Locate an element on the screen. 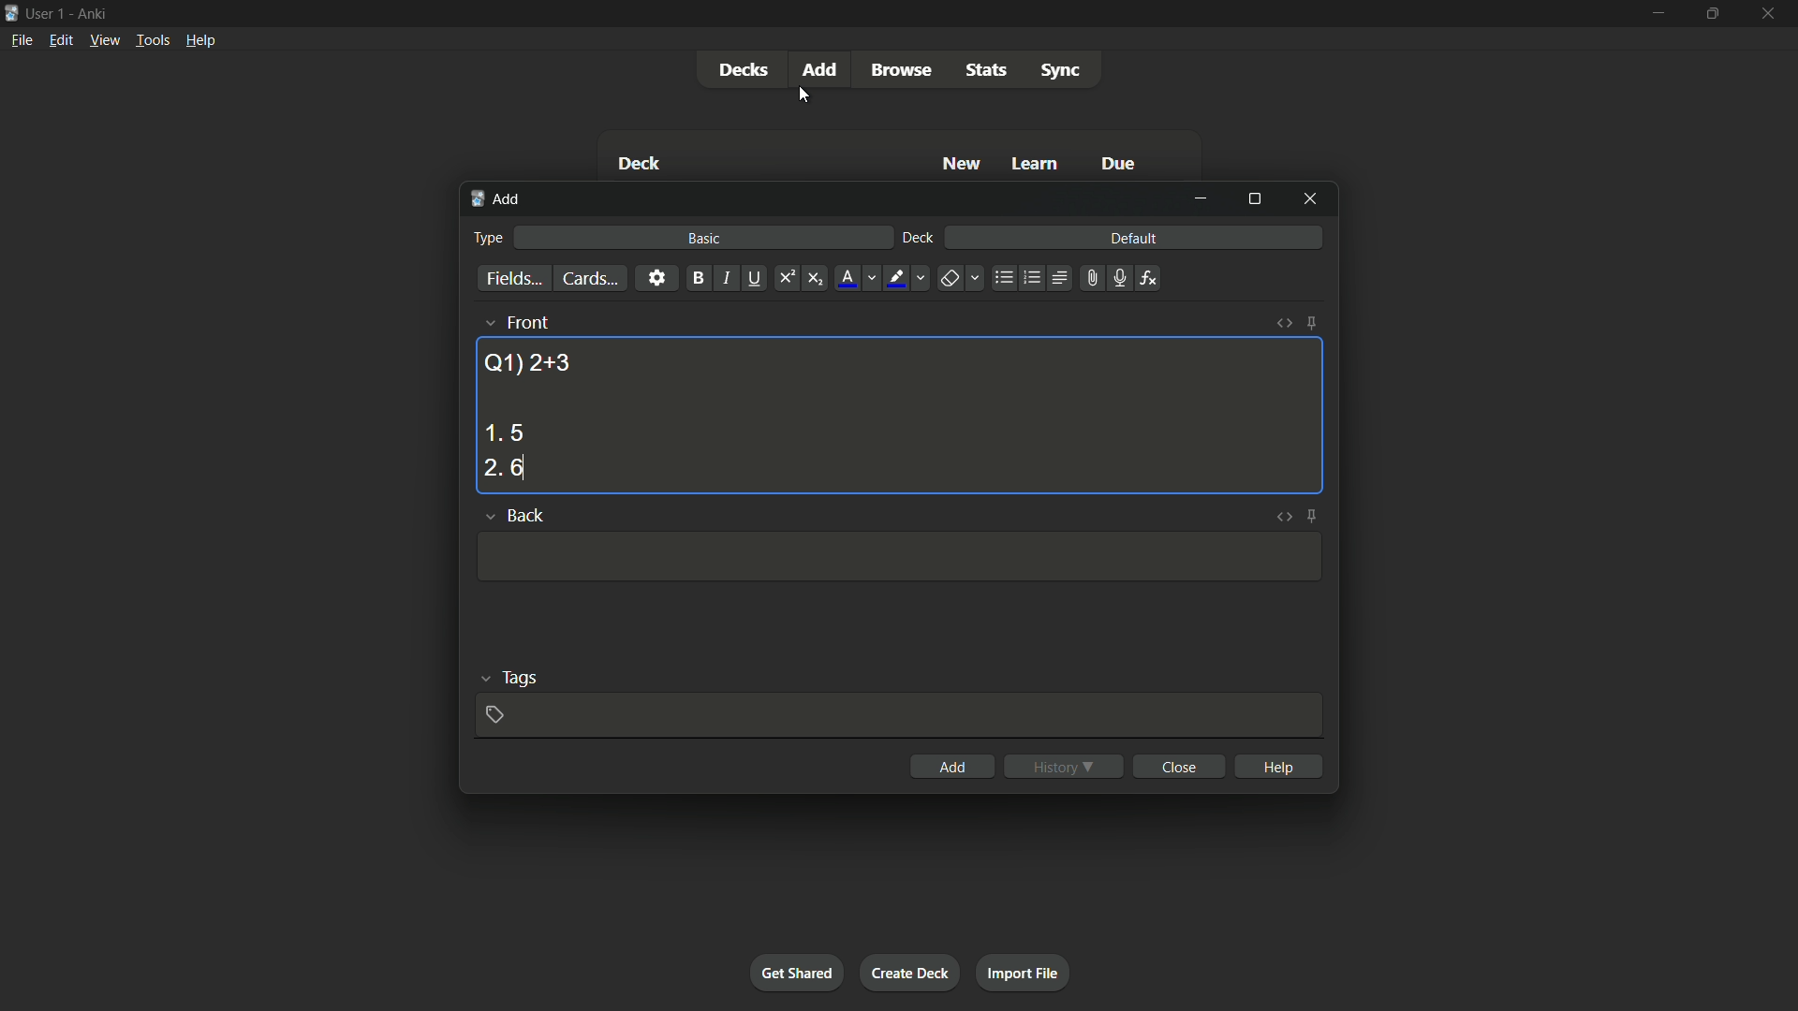  view menu is located at coordinates (103, 38).